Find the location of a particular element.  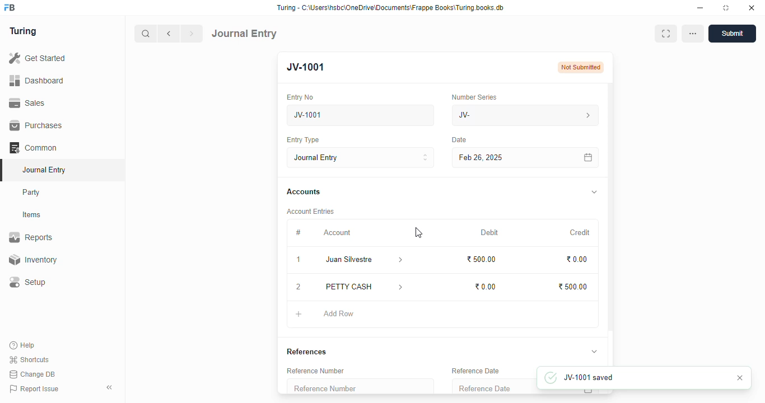

# is located at coordinates (298, 232).